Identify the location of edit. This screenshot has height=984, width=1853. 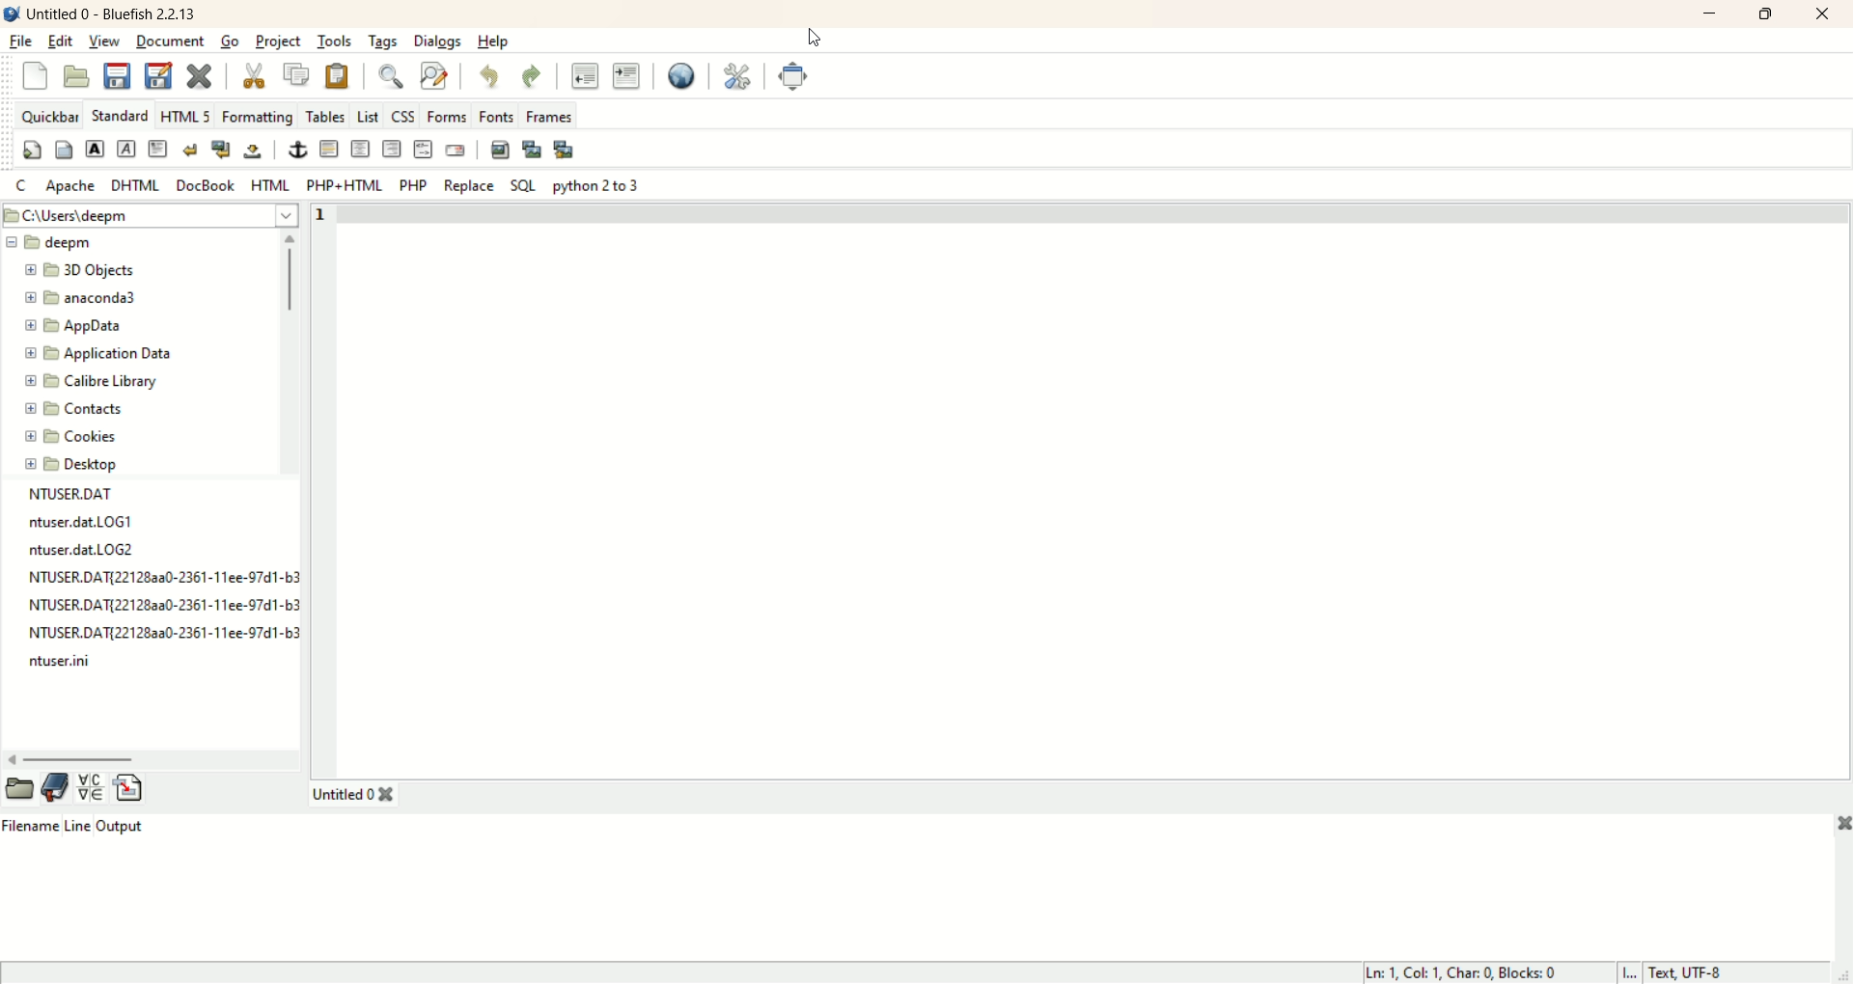
(61, 43).